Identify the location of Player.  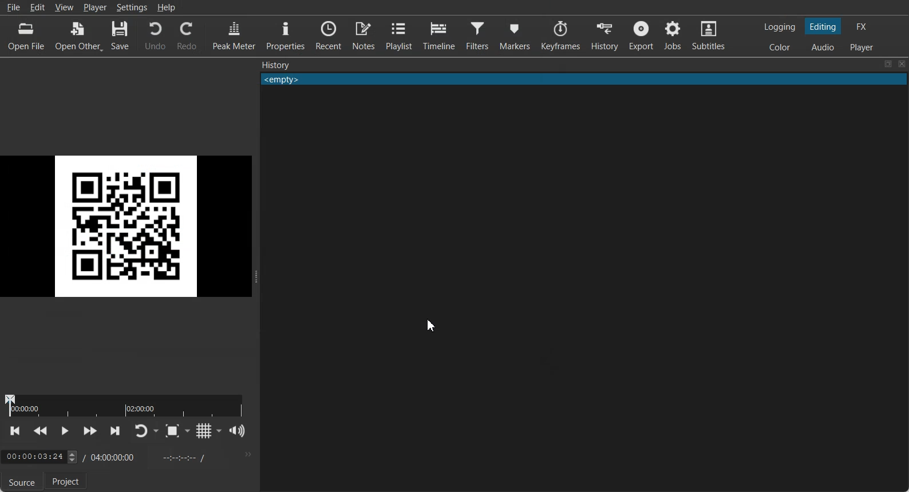
(96, 8).